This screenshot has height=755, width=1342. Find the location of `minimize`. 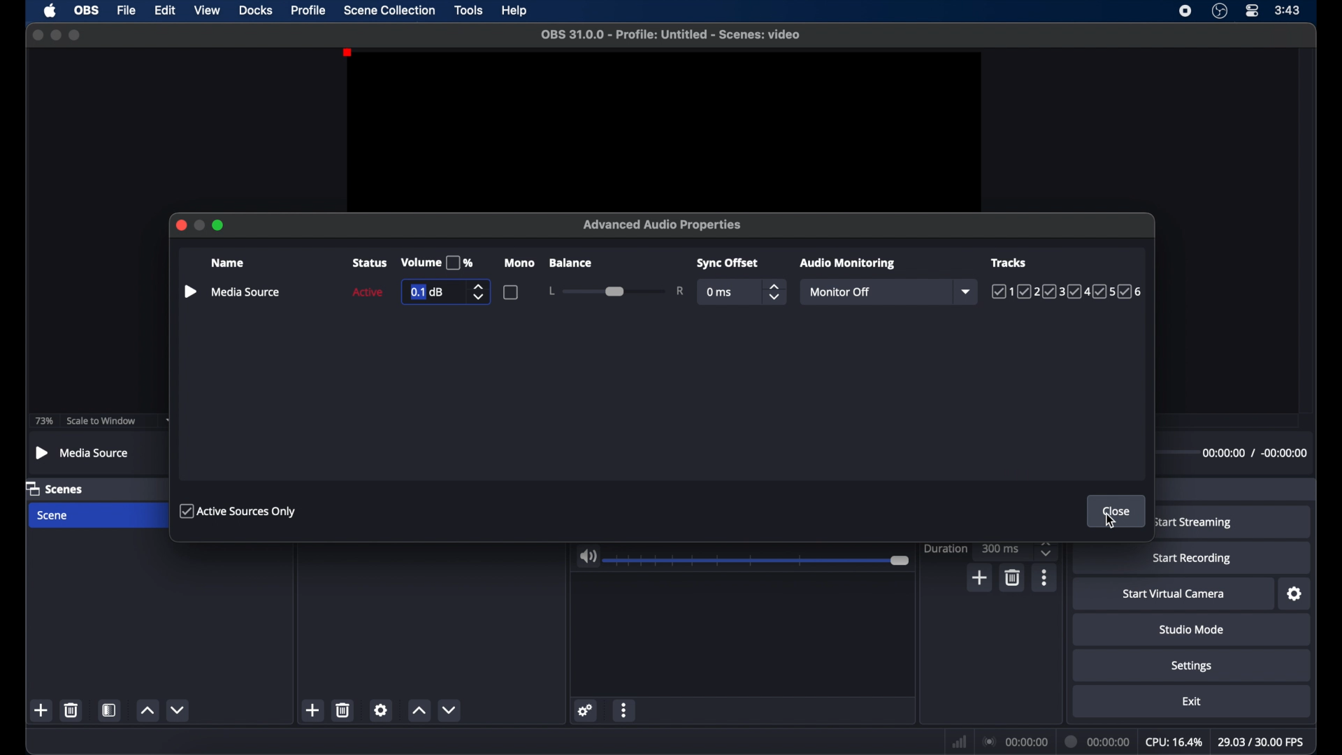

minimize is located at coordinates (55, 34).